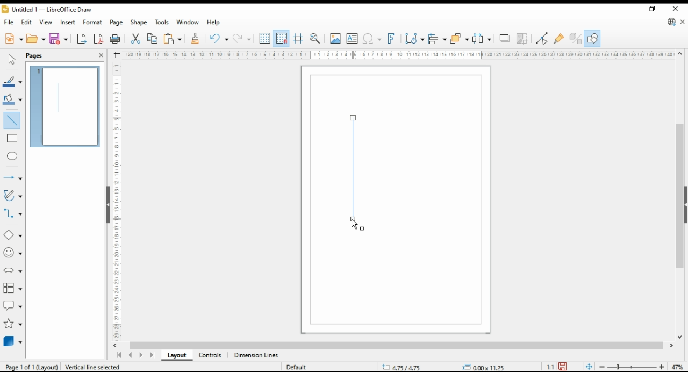  What do you see at coordinates (120, 198) in the screenshot?
I see `vertical scale` at bounding box center [120, 198].